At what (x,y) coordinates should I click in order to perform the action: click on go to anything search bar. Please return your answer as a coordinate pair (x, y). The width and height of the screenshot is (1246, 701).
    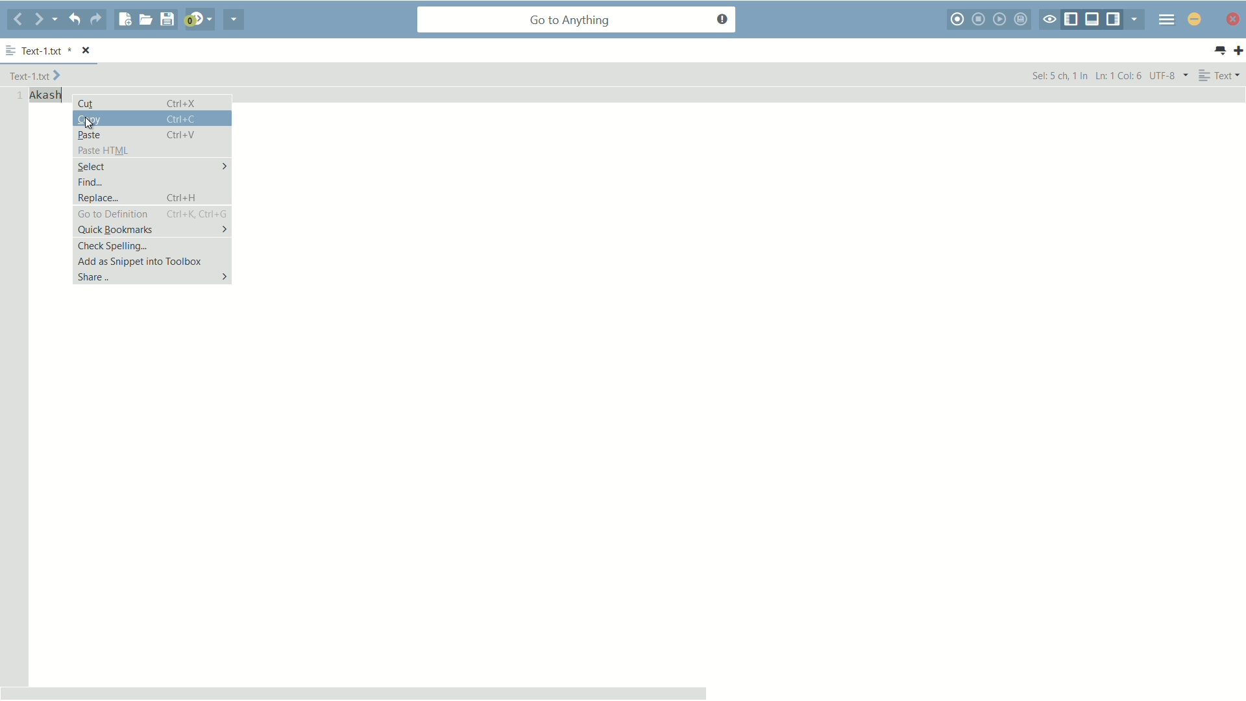
    Looking at the image, I should click on (577, 21).